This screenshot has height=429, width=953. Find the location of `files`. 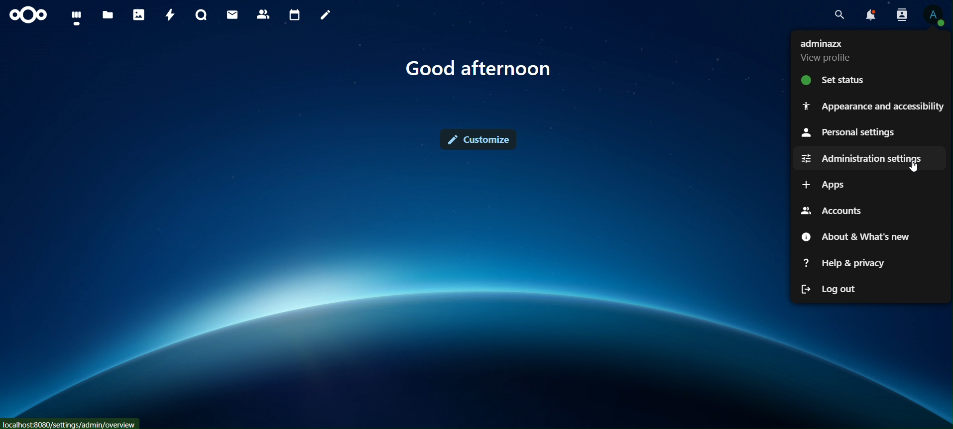

files is located at coordinates (108, 15).